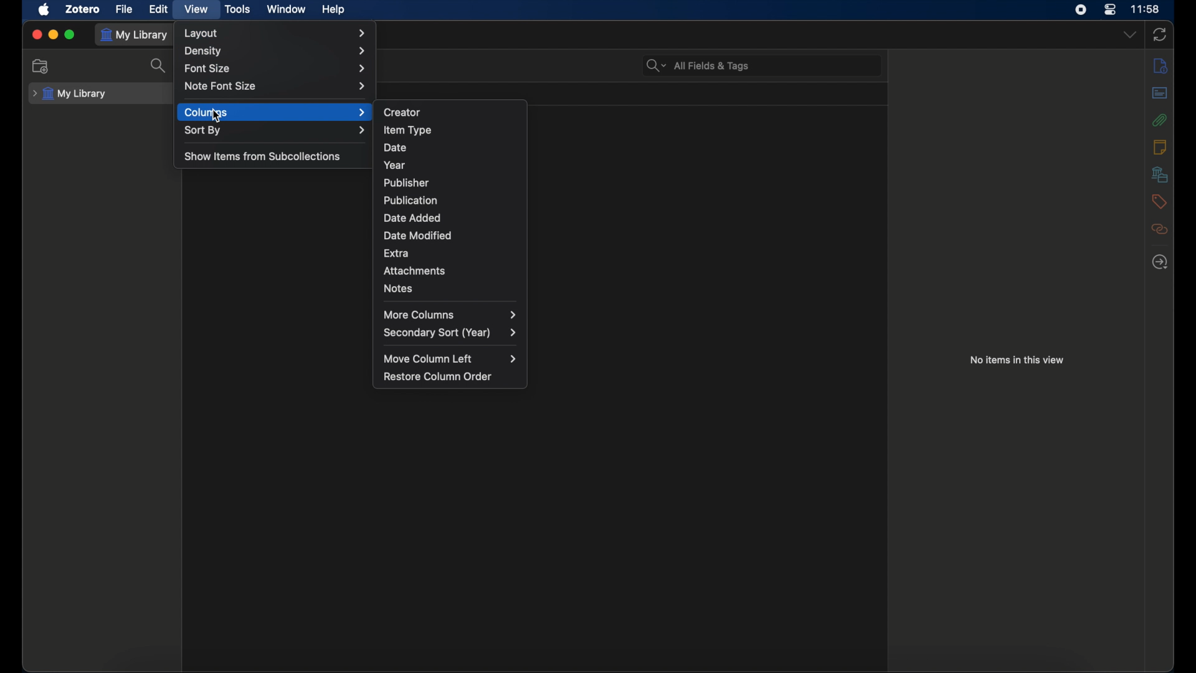 Image resolution: width=1196 pixels, height=673 pixels. Describe the element at coordinates (82, 9) in the screenshot. I see `zotero` at that location.